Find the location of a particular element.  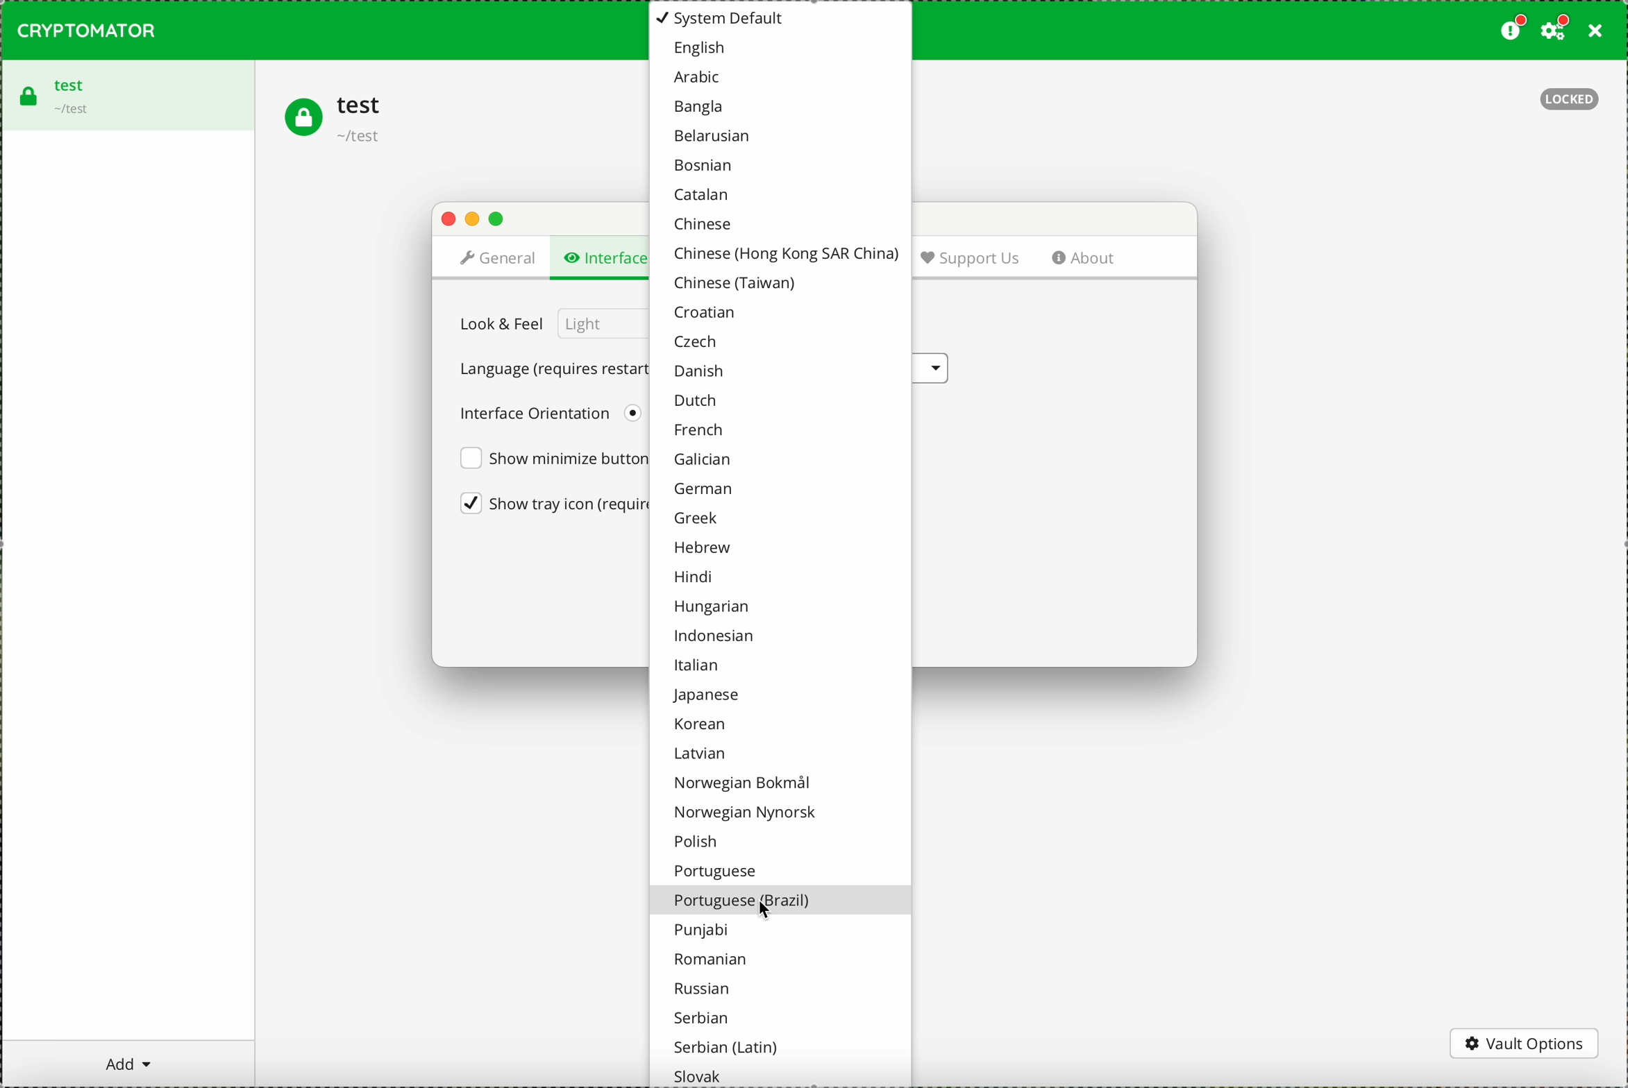

romanian is located at coordinates (708, 963).